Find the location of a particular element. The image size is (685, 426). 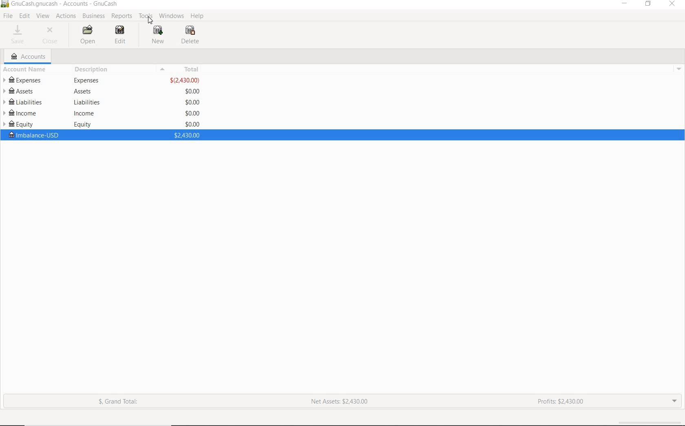

ACCOUNTS is located at coordinates (29, 57).